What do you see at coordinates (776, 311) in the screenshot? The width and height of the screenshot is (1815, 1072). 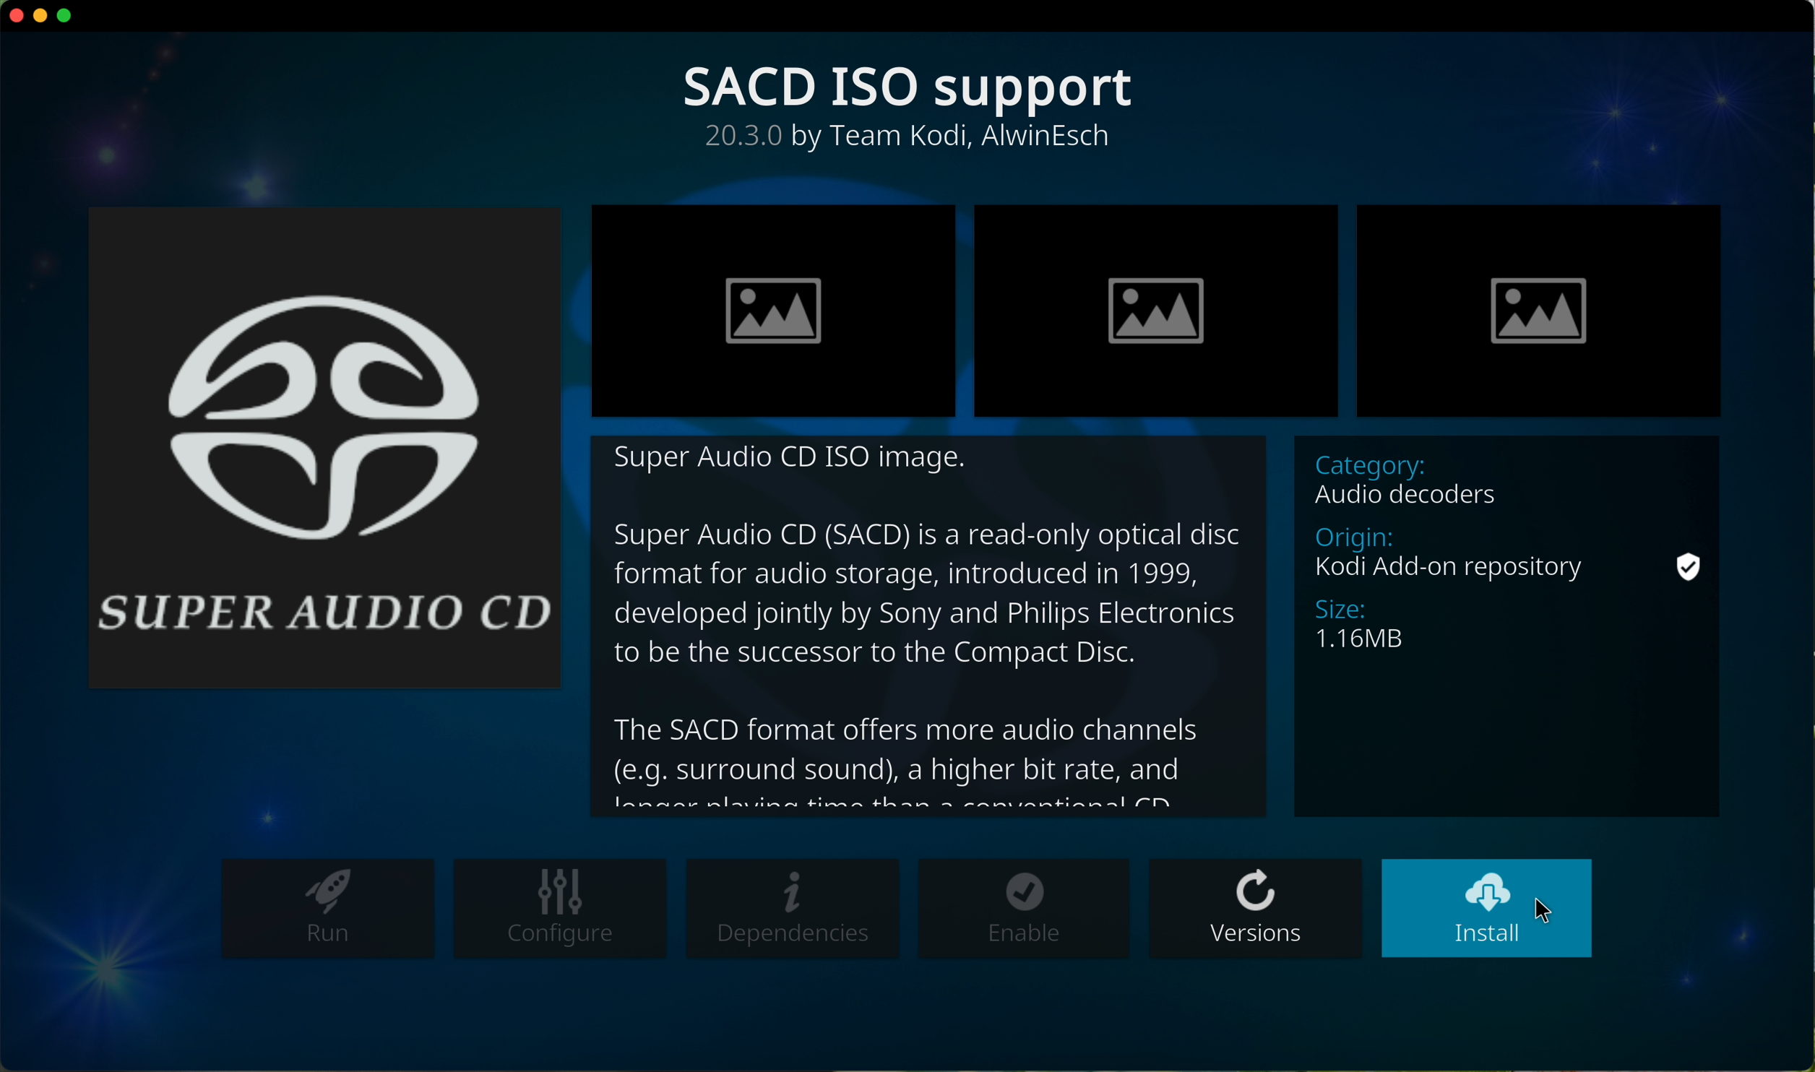 I see `image` at bounding box center [776, 311].